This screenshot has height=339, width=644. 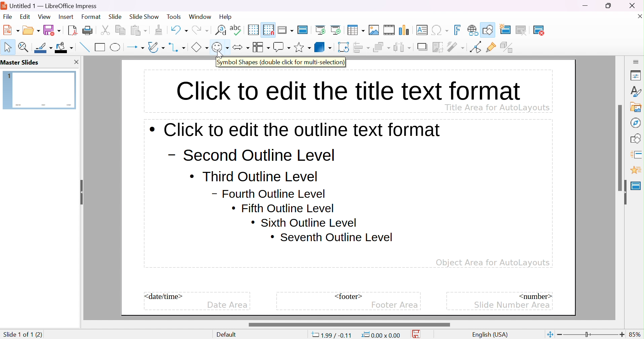 I want to click on connectors, so click(x=177, y=47).